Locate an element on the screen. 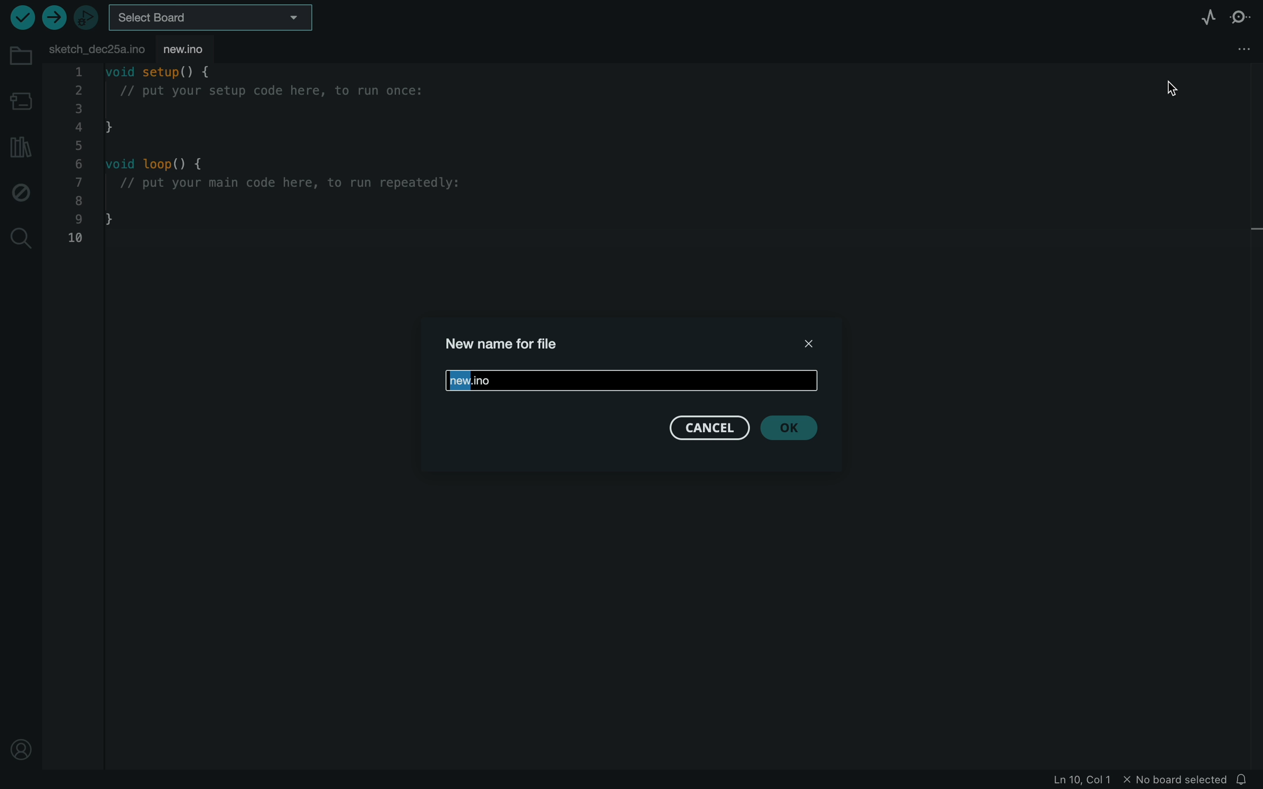 Image resolution: width=1263 pixels, height=789 pixels. new  is located at coordinates (631, 379).